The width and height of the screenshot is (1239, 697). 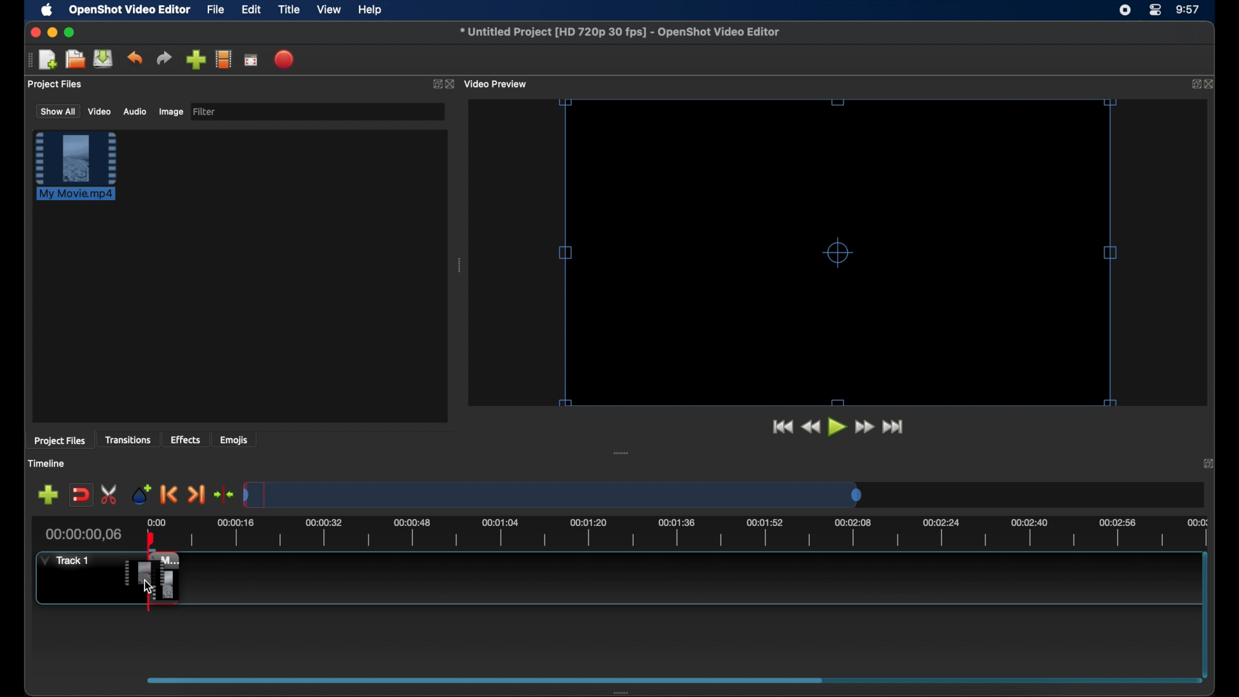 I want to click on import files, so click(x=196, y=60).